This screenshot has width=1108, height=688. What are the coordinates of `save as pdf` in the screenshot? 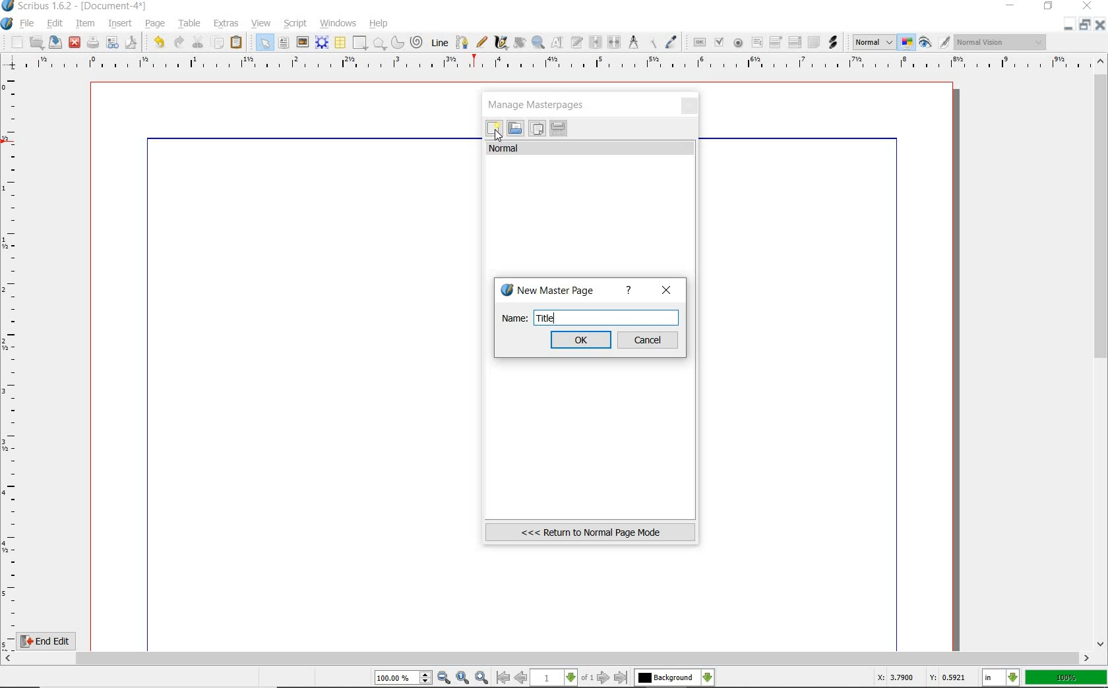 It's located at (130, 42).